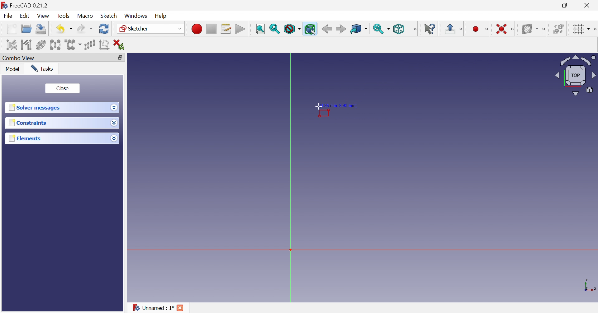 Image resolution: width=598 pixels, height=313 pixels. What do you see at coordinates (319, 106) in the screenshot?
I see `Cursor` at bounding box center [319, 106].